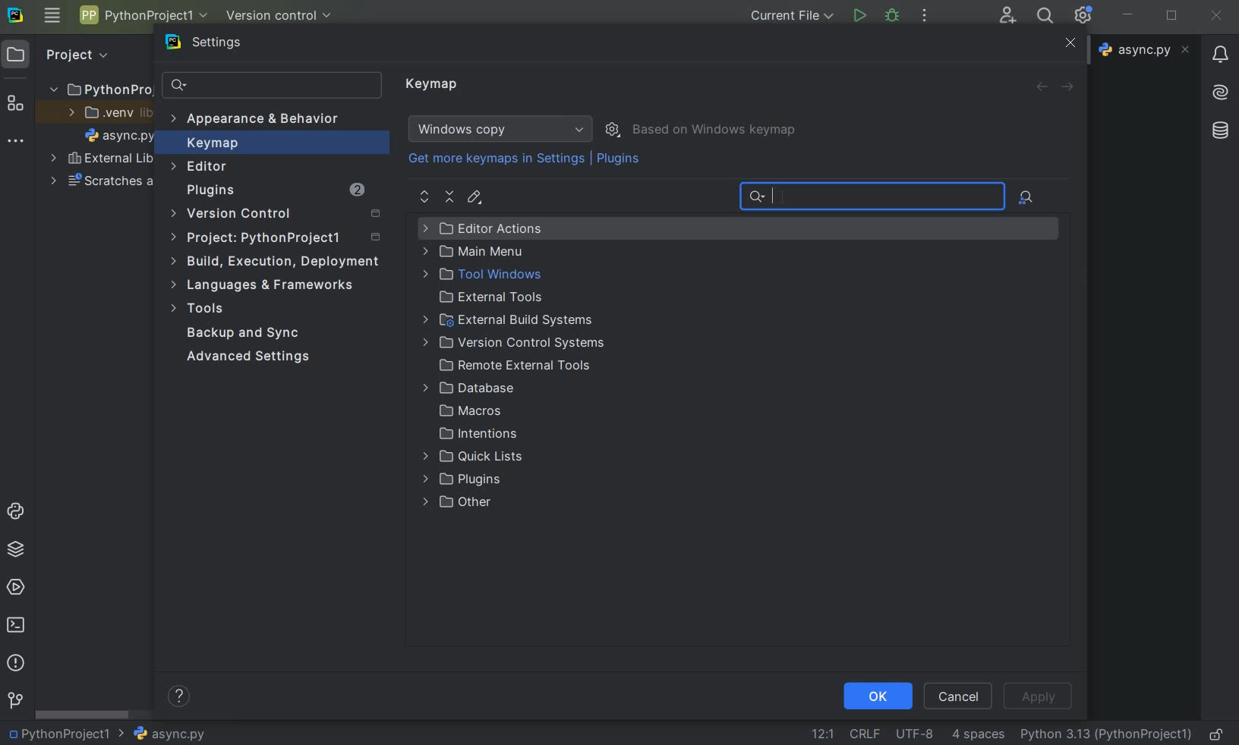 The width and height of the screenshot is (1239, 745). What do you see at coordinates (464, 413) in the screenshot?
I see `macros` at bounding box center [464, 413].